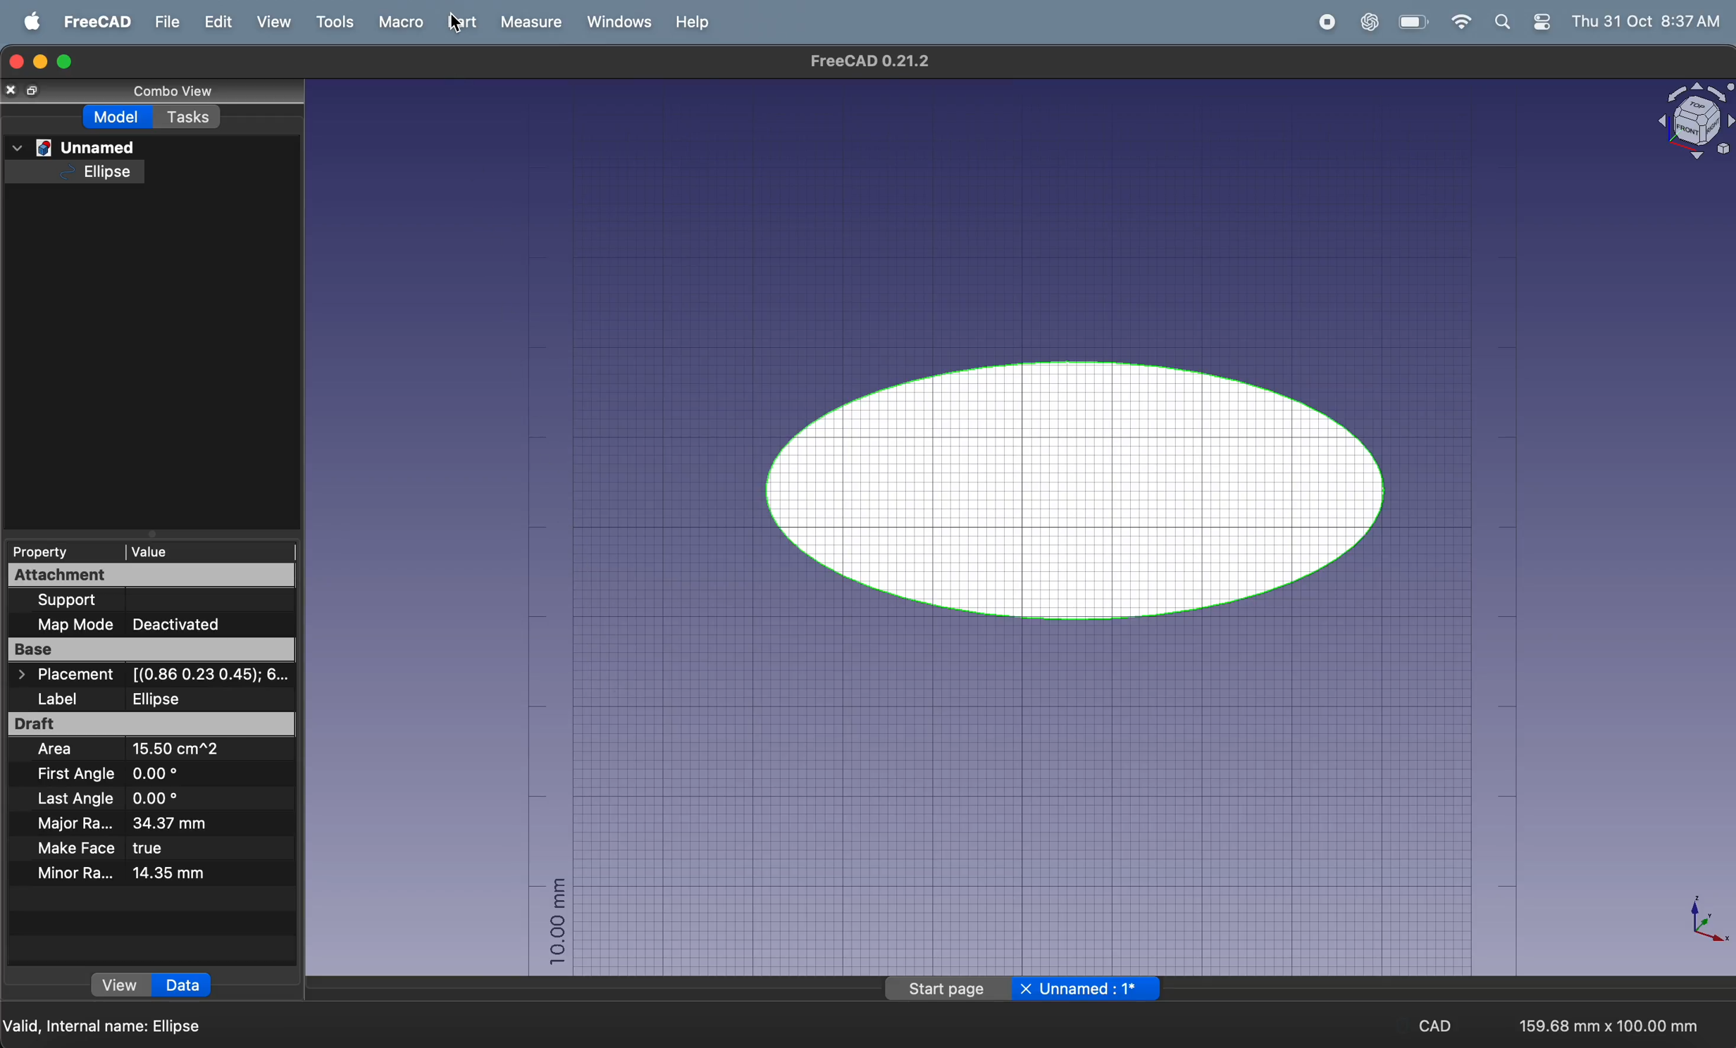 This screenshot has width=1736, height=1048. I want to click on elipse, so click(92, 172).